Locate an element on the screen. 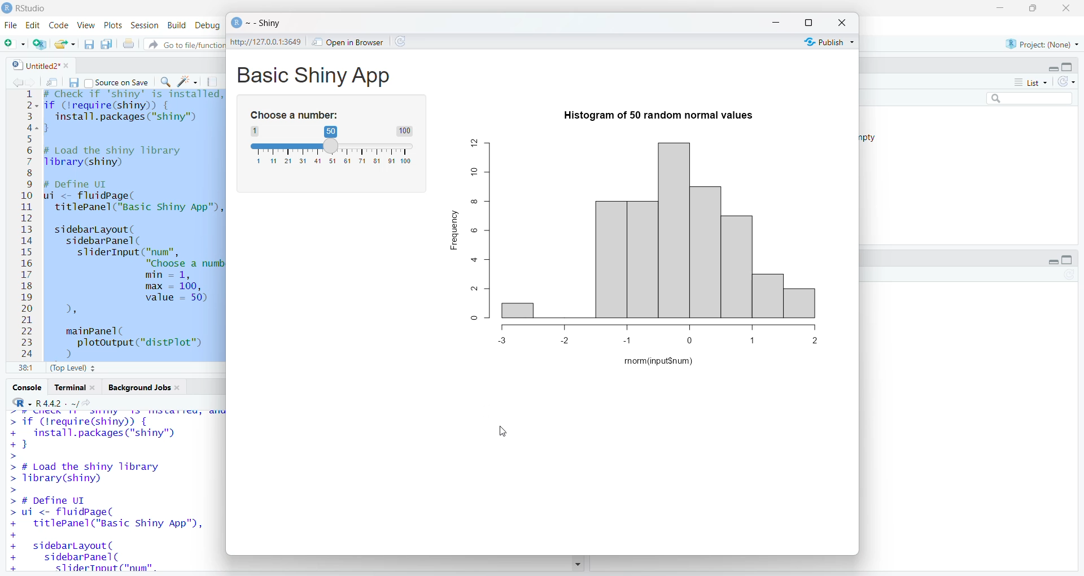  RStudio is located at coordinates (32, 9).